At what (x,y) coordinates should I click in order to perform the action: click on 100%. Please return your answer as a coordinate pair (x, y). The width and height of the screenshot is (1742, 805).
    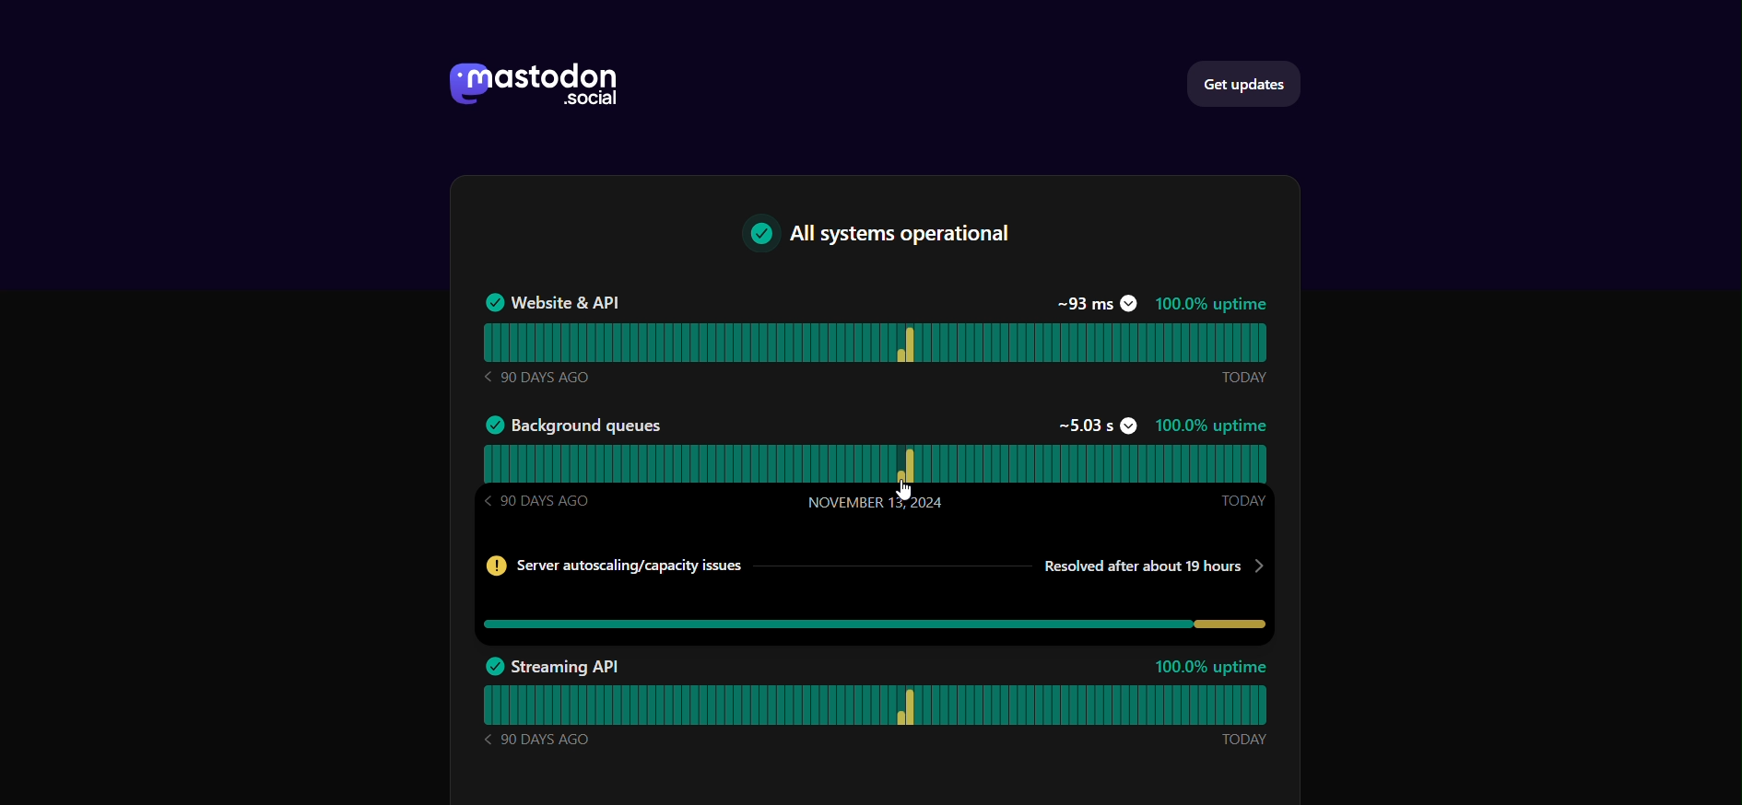
    Looking at the image, I should click on (1213, 426).